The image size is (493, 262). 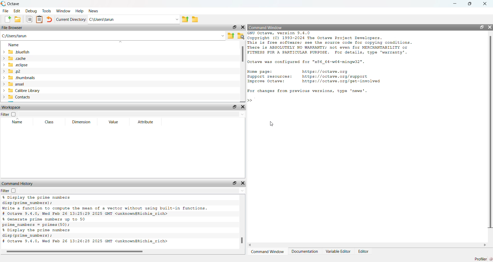 I want to click on For changes from previous versions, type 'news'., so click(x=309, y=91).